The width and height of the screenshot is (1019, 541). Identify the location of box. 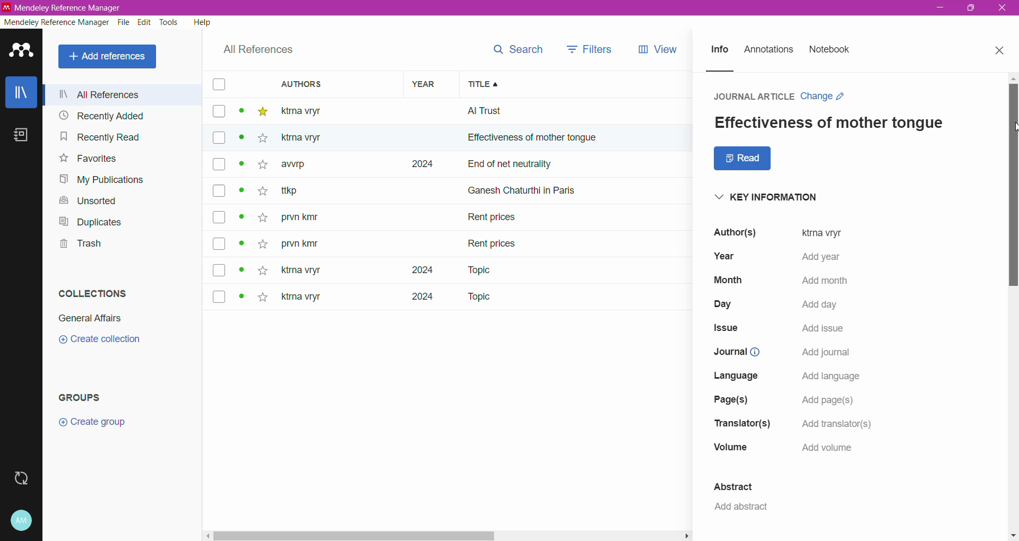
(219, 190).